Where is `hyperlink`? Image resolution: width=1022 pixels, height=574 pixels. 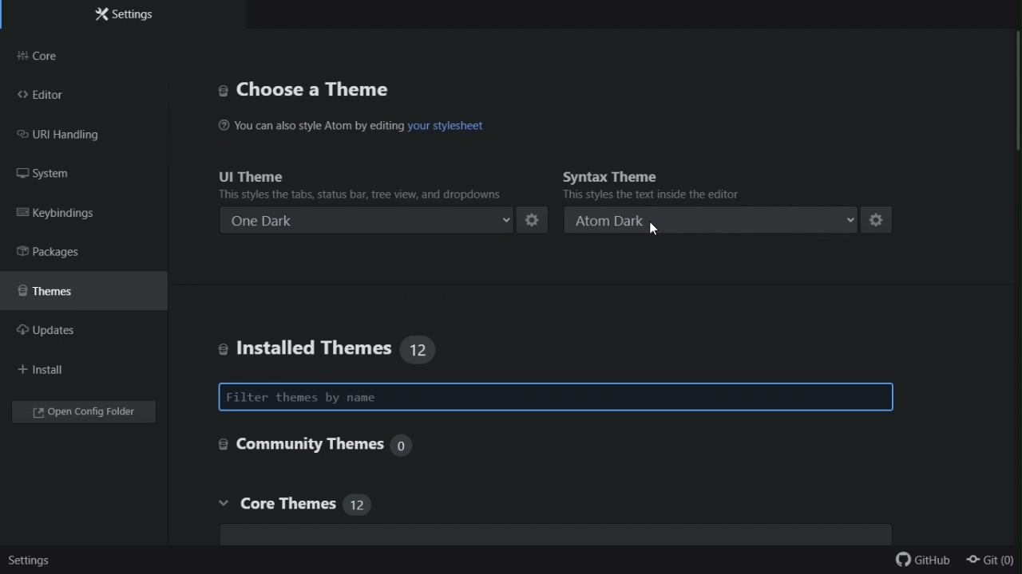 hyperlink is located at coordinates (462, 130).